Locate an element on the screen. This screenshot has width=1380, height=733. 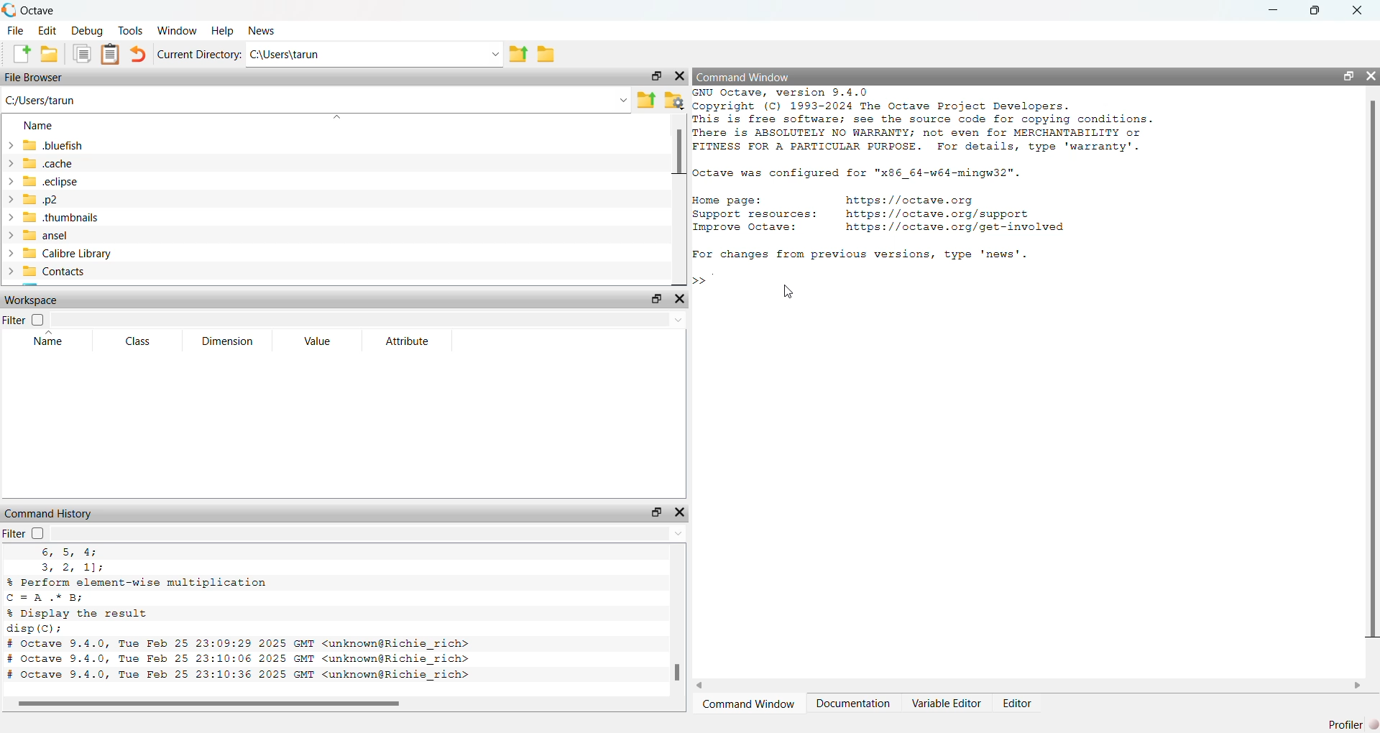
Create New is located at coordinates (21, 53).